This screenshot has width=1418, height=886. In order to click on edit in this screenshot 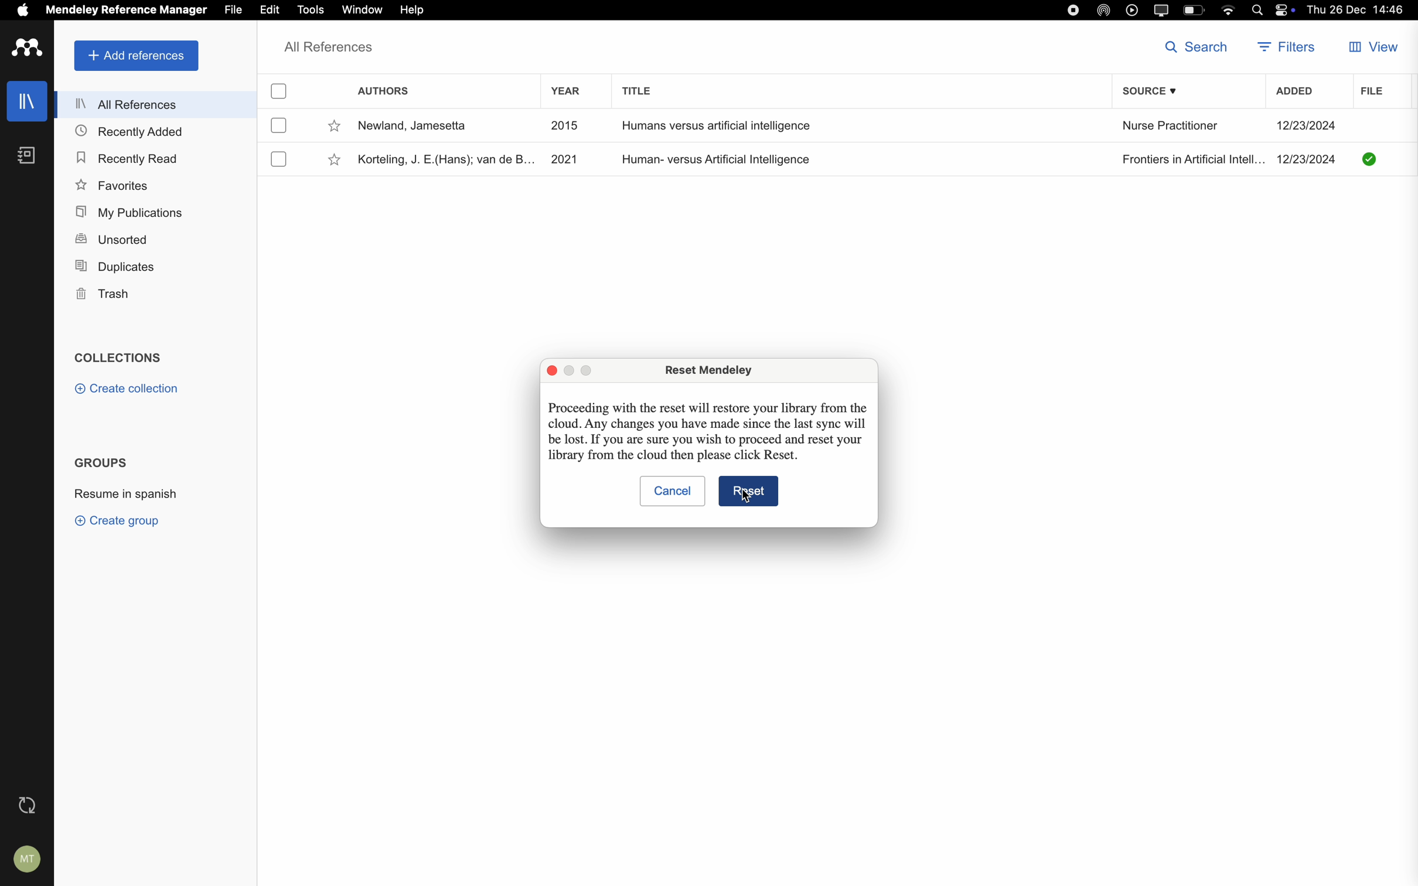, I will do `click(268, 9)`.